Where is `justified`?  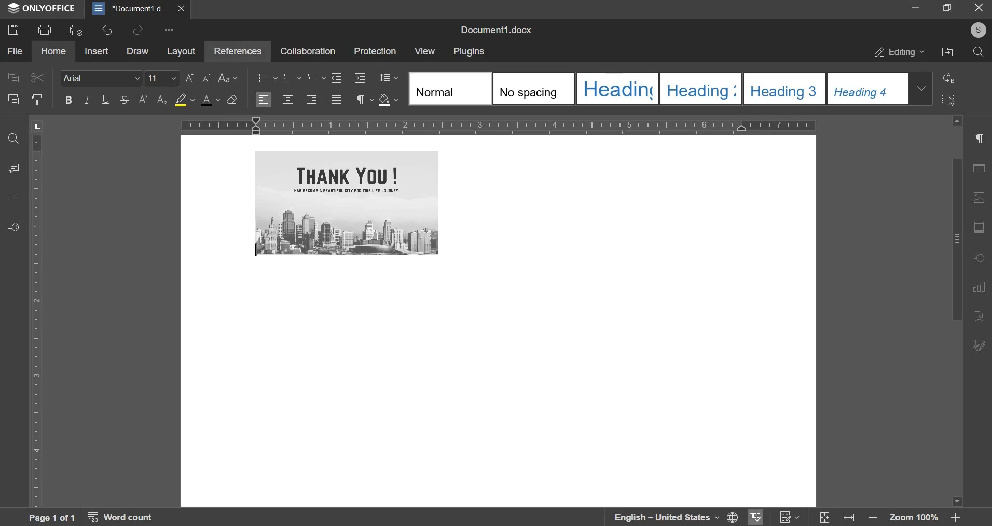
justified is located at coordinates (336, 100).